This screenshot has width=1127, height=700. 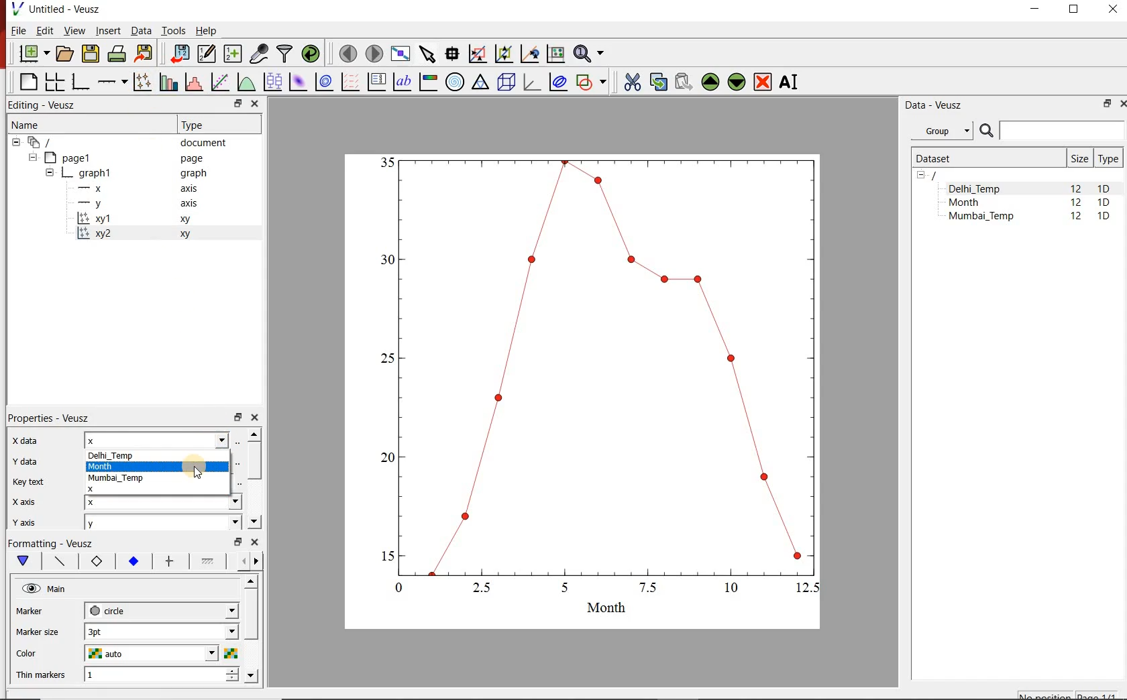 I want to click on renames the selected widget, so click(x=790, y=82).